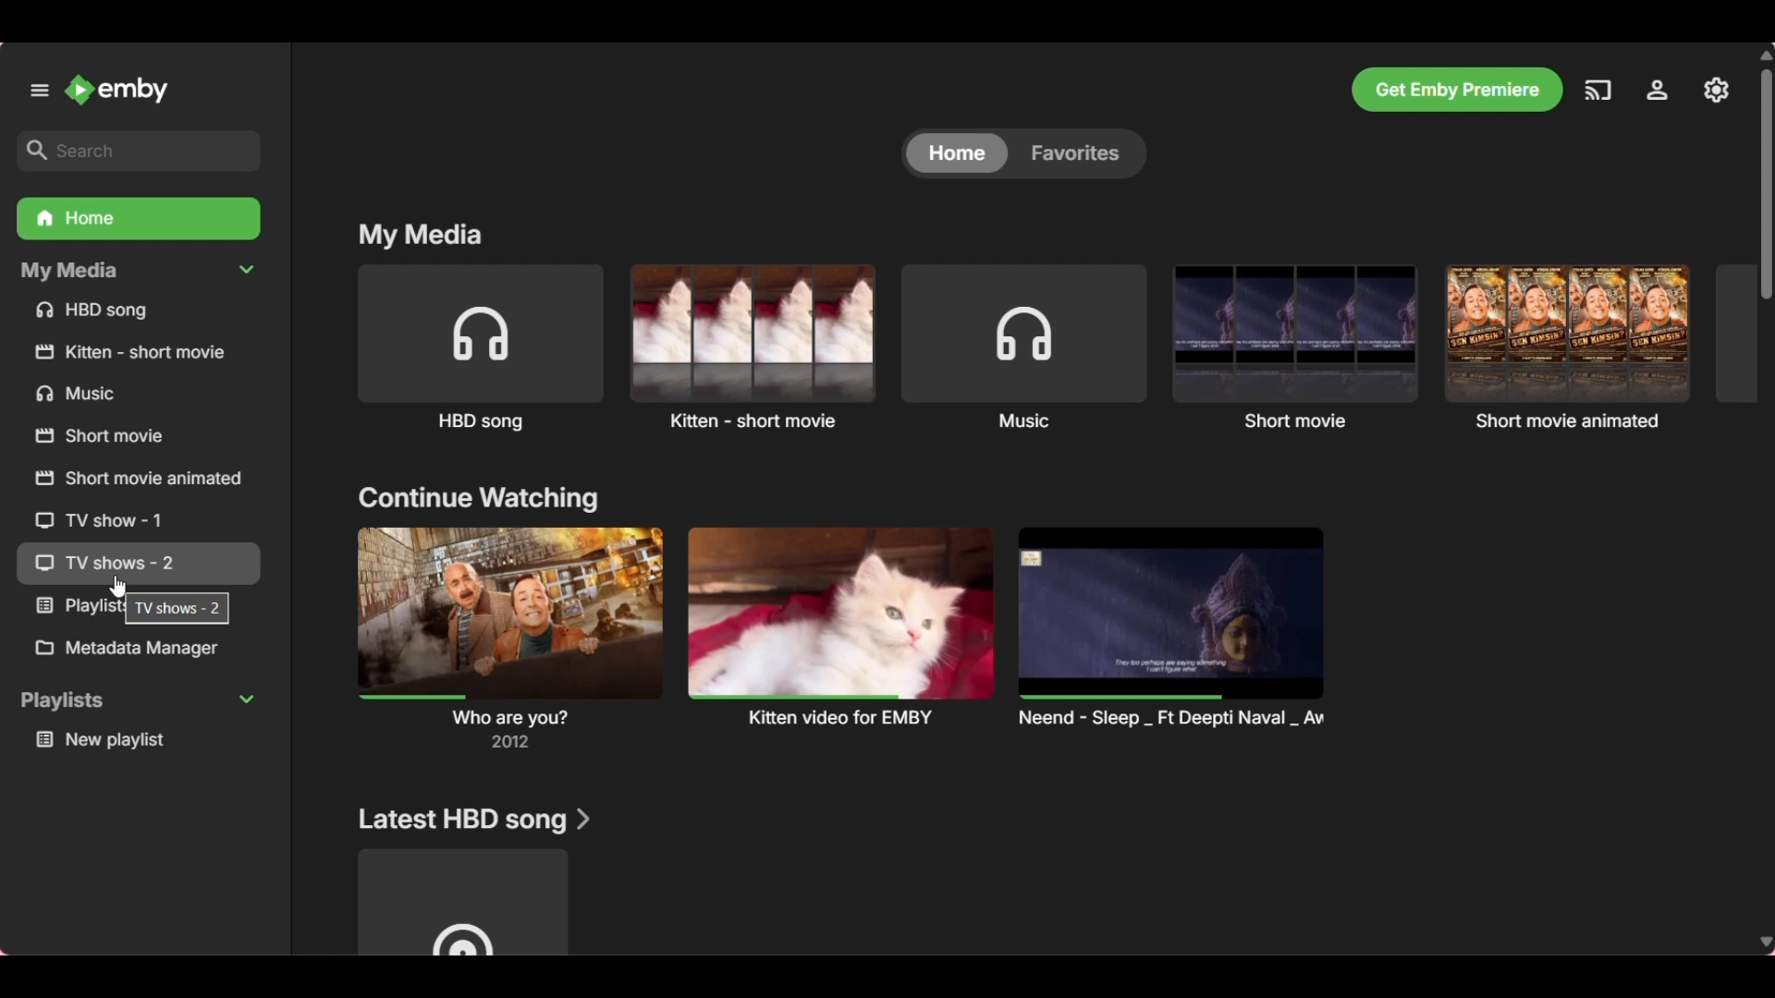 The height and width of the screenshot is (998, 1775). Describe the element at coordinates (113, 441) in the screenshot. I see `` at that location.